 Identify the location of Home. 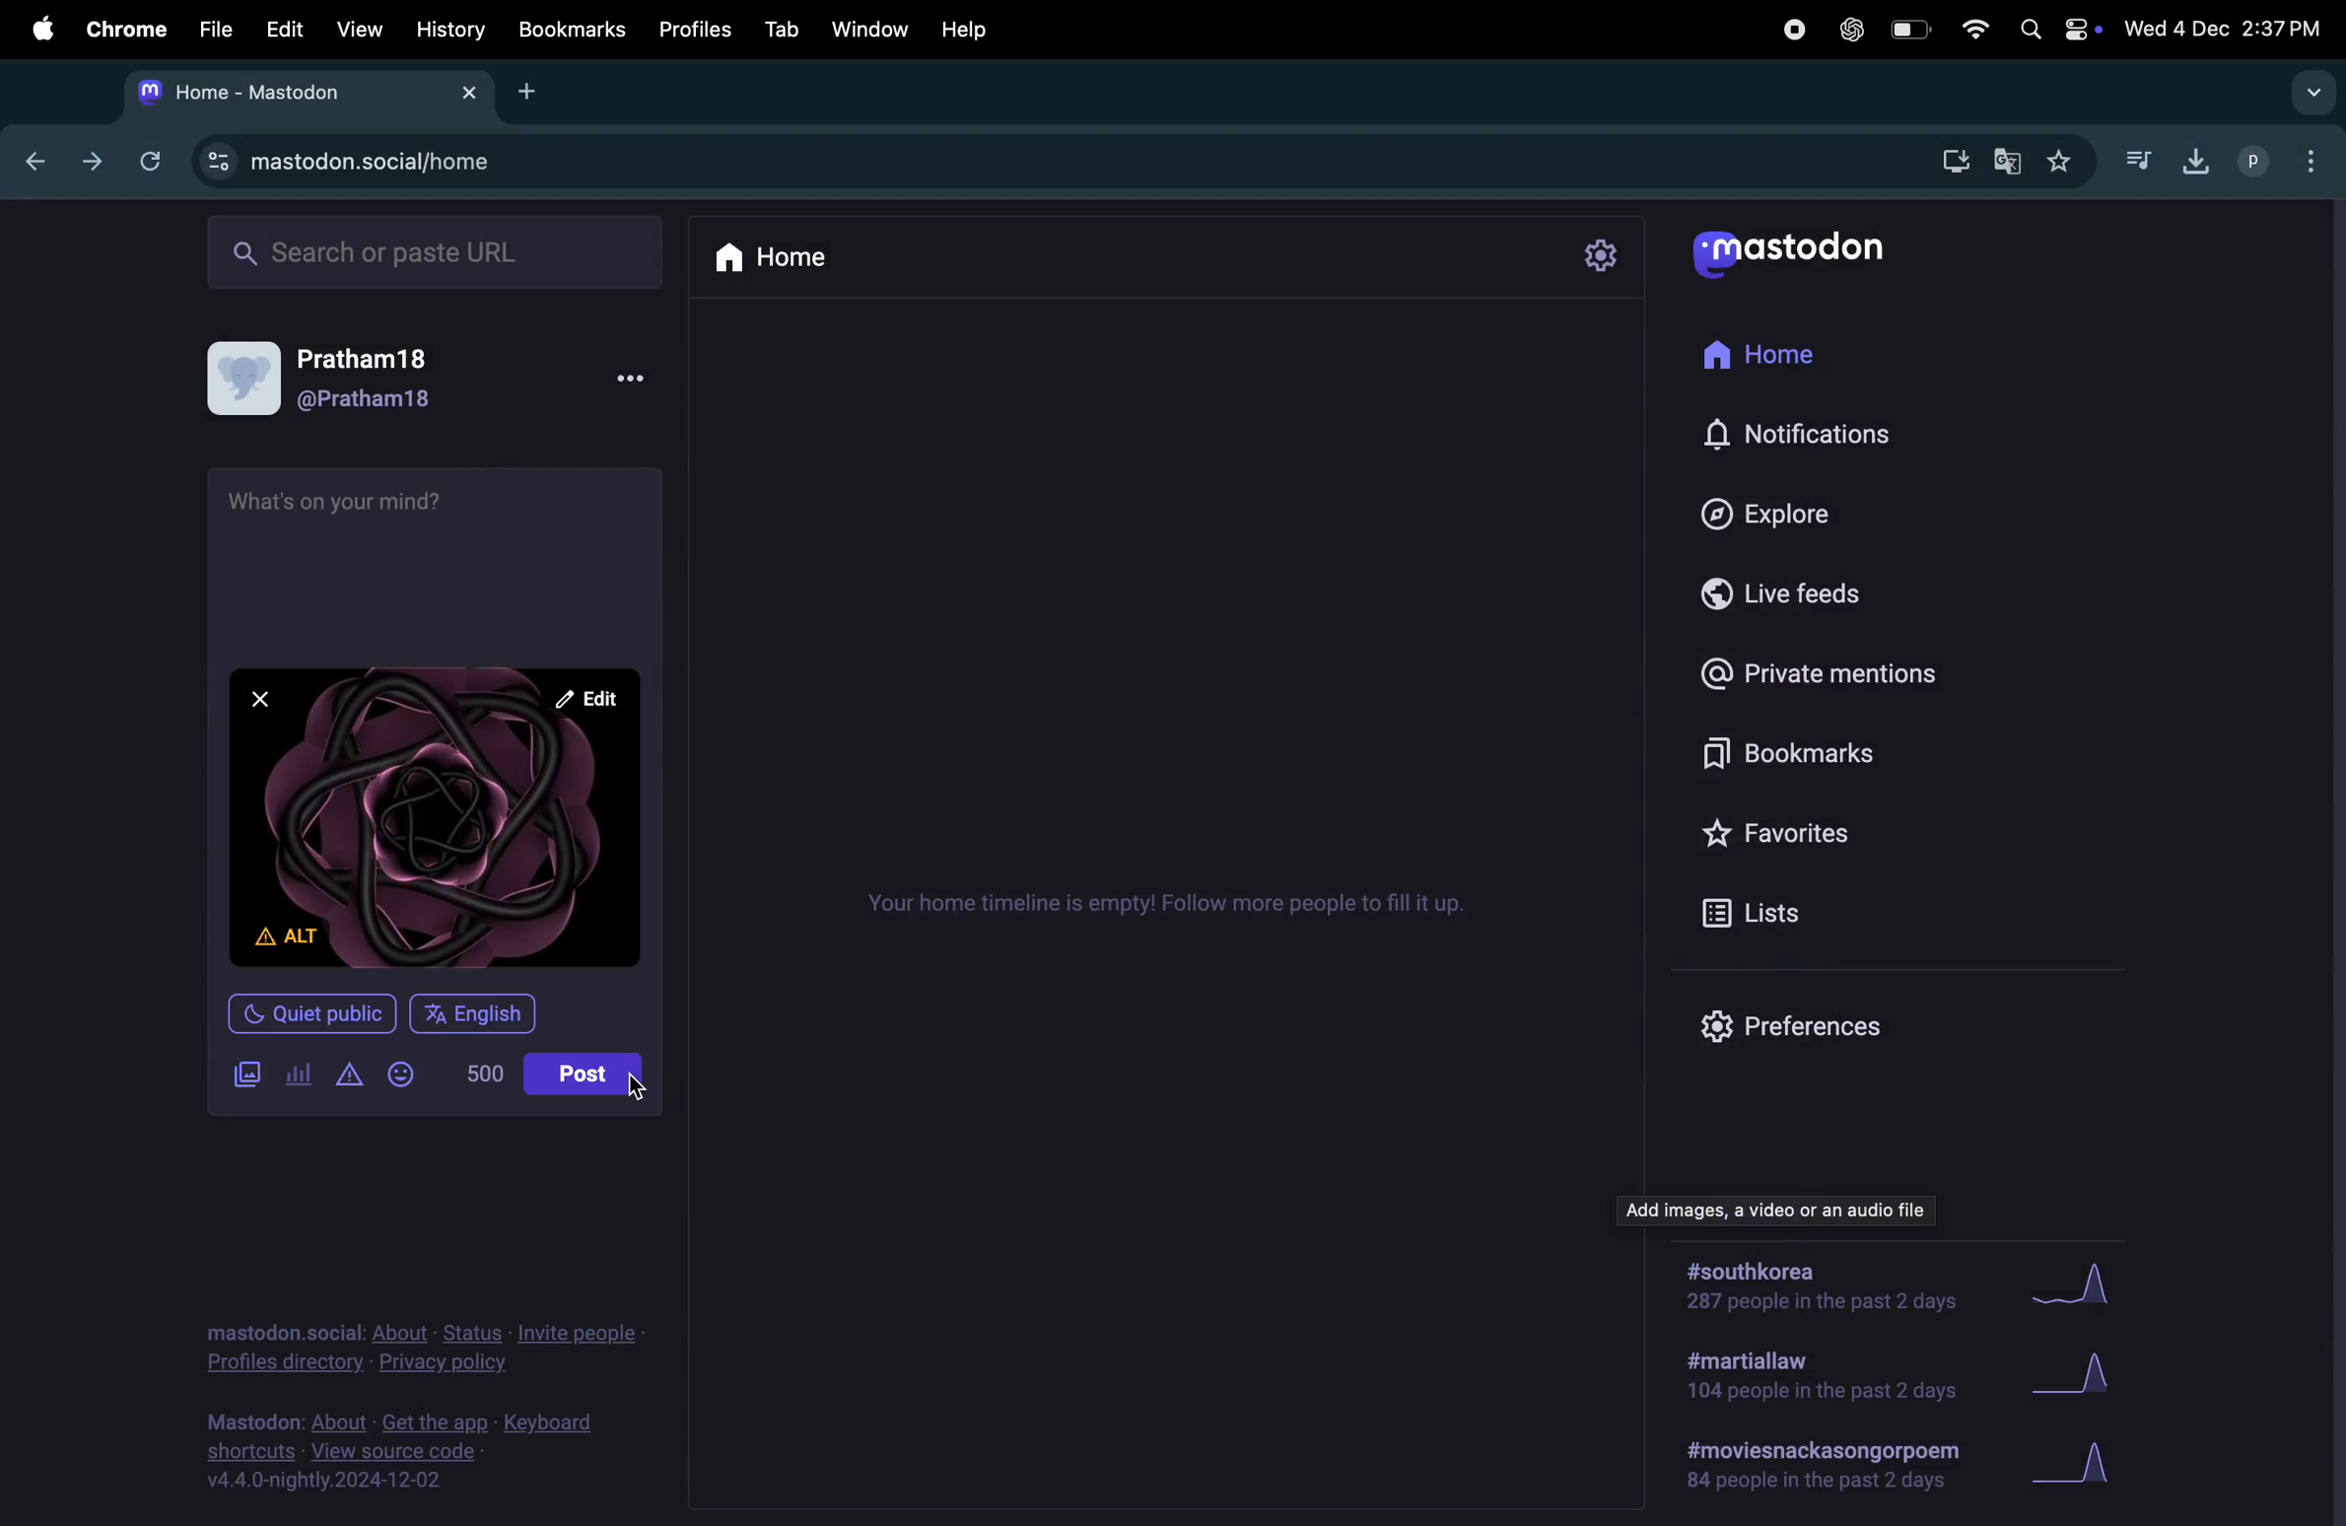
(775, 255).